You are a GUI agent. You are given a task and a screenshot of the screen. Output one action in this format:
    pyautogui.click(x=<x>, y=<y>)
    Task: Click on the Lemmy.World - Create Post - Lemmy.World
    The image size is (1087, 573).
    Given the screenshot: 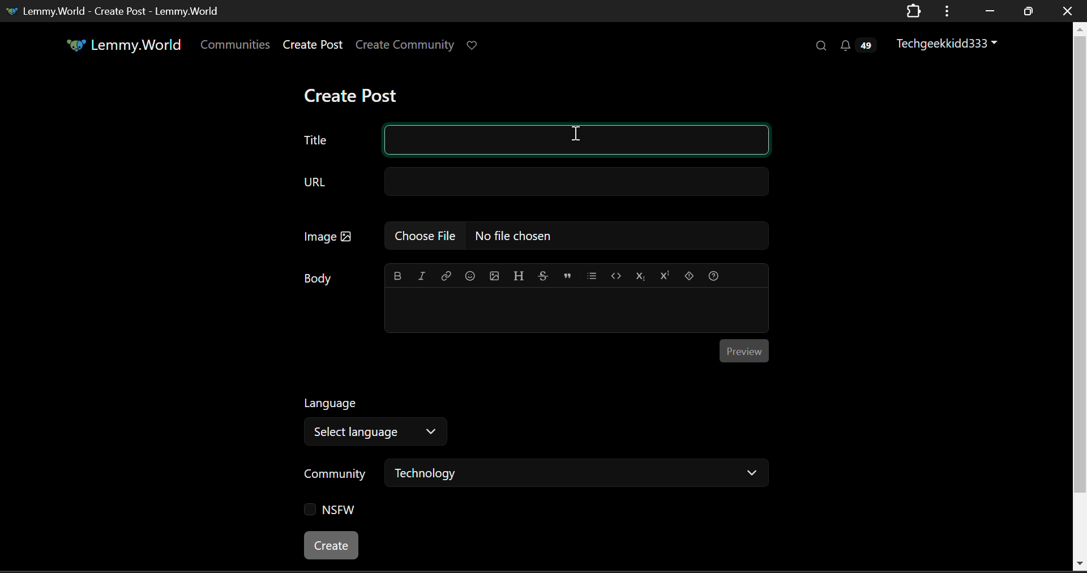 What is the action you would take?
    pyautogui.click(x=115, y=12)
    